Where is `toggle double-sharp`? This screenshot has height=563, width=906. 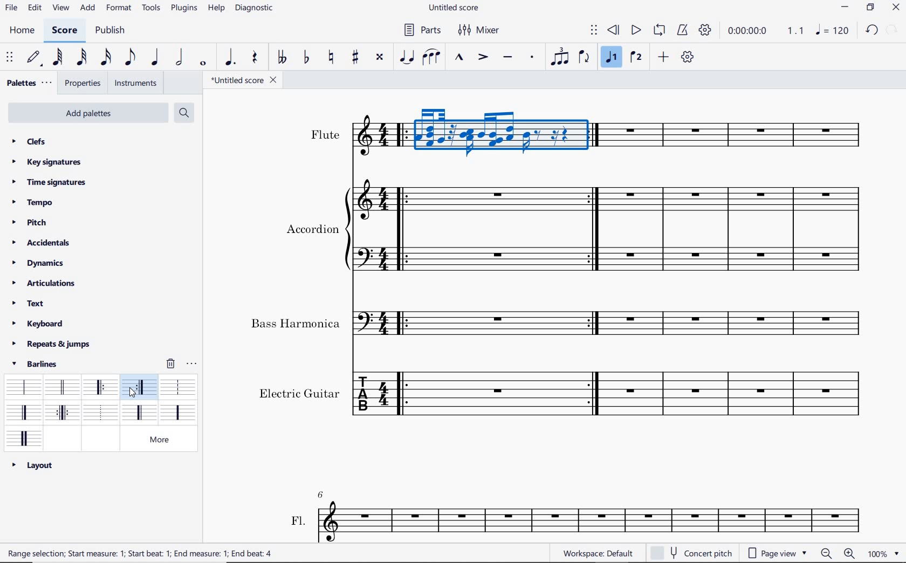 toggle double-sharp is located at coordinates (380, 57).